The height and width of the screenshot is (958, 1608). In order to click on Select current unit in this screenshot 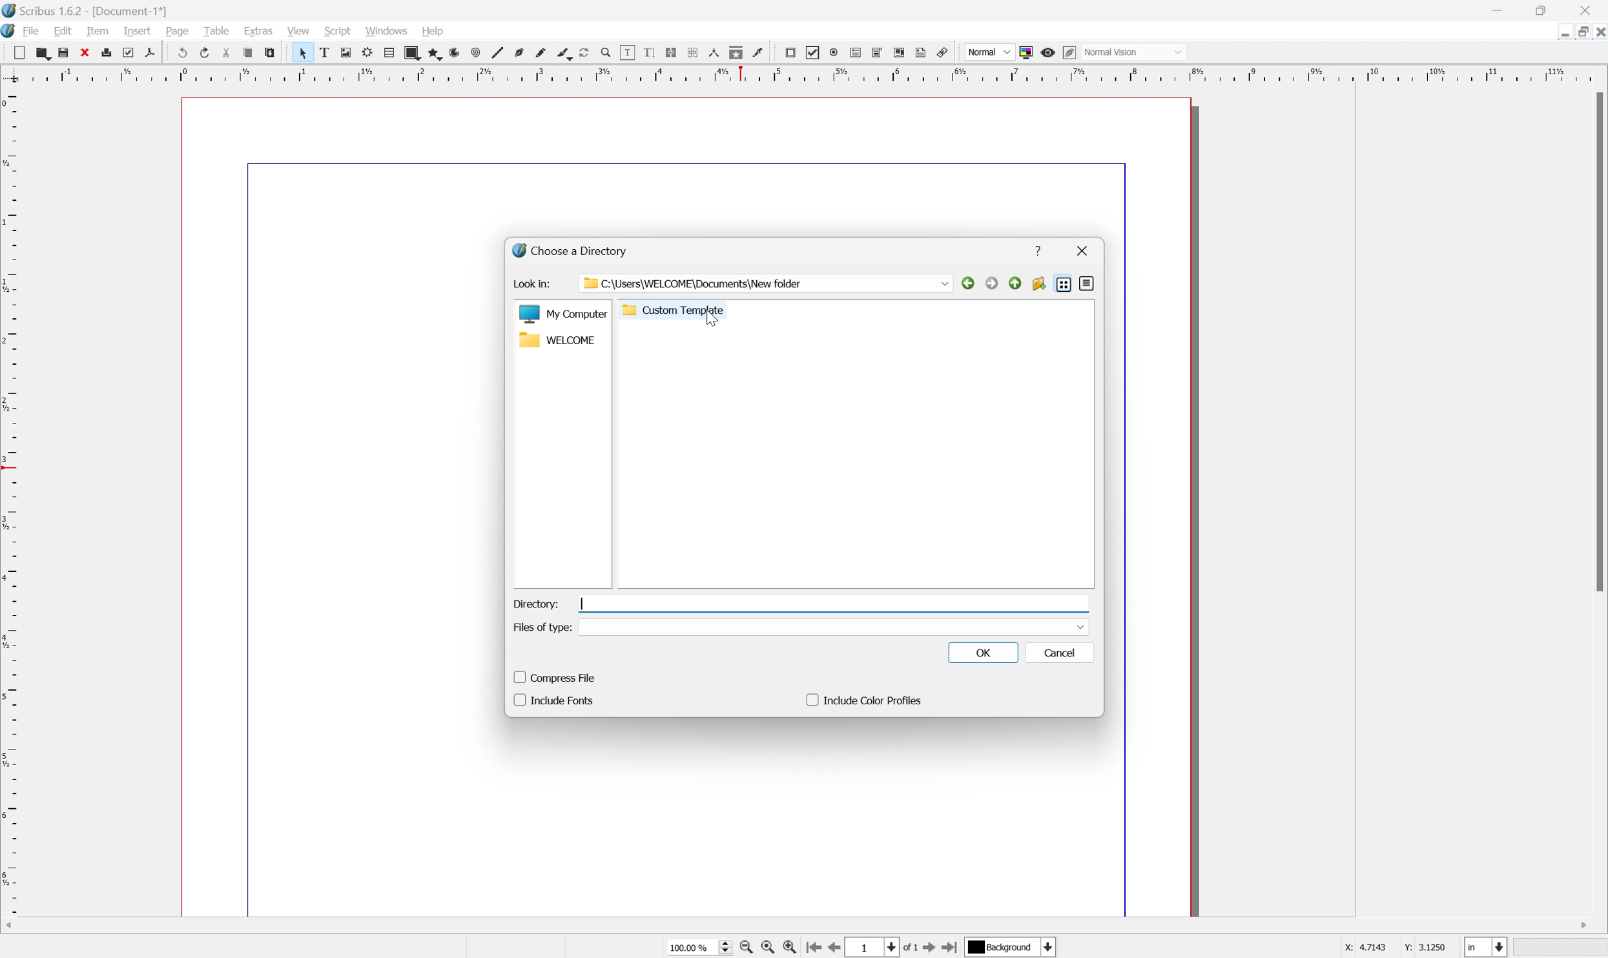, I will do `click(1485, 946)`.